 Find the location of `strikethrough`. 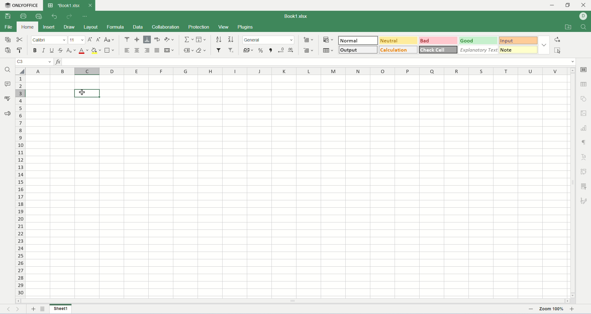

strikethrough is located at coordinates (60, 50).